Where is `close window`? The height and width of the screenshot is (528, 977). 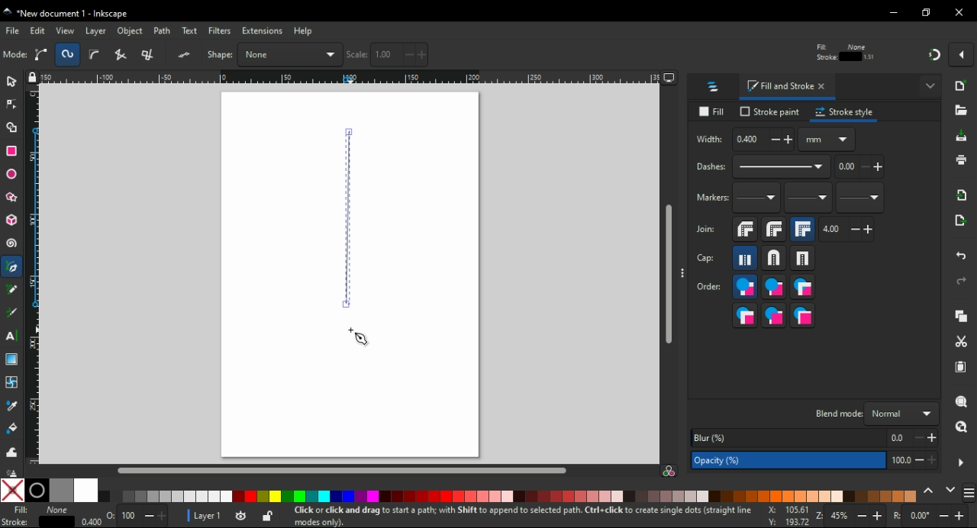
close window is located at coordinates (959, 12).